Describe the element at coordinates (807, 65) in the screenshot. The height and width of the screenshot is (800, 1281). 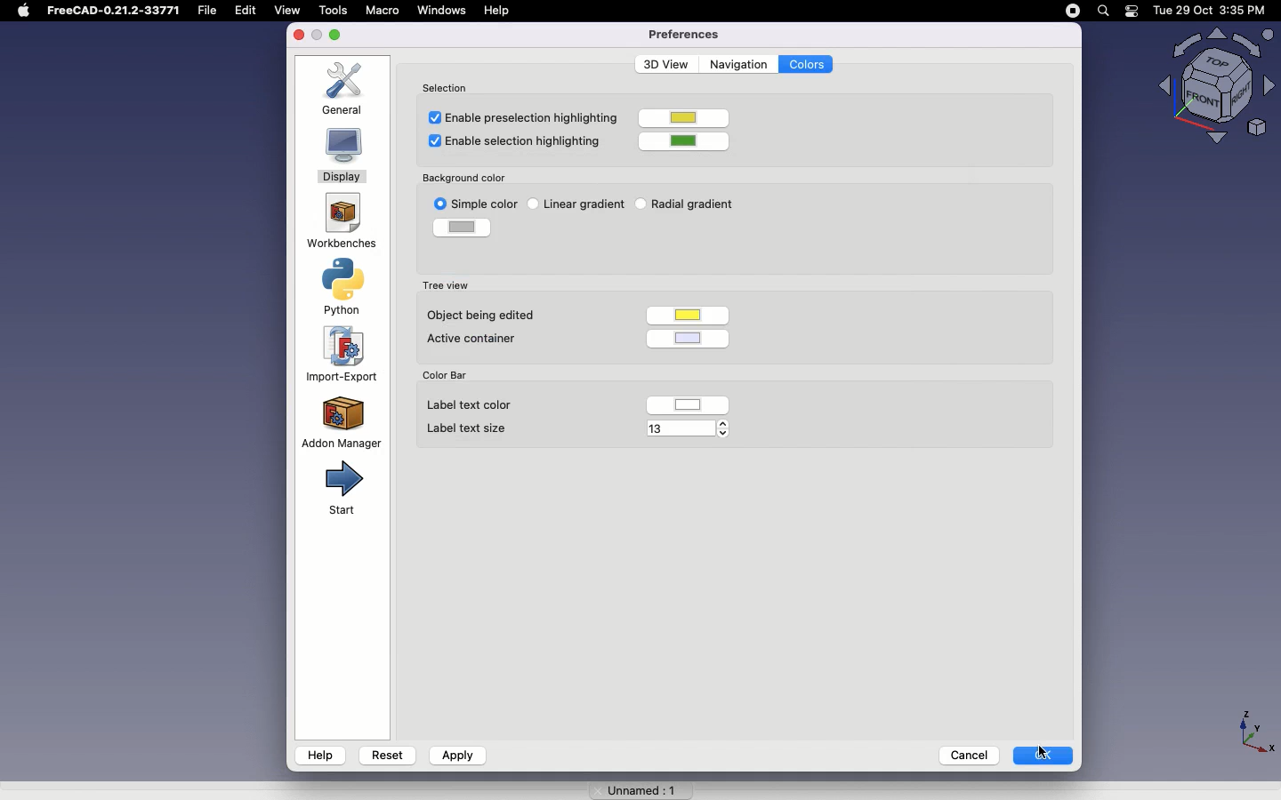
I see `Colors` at that location.